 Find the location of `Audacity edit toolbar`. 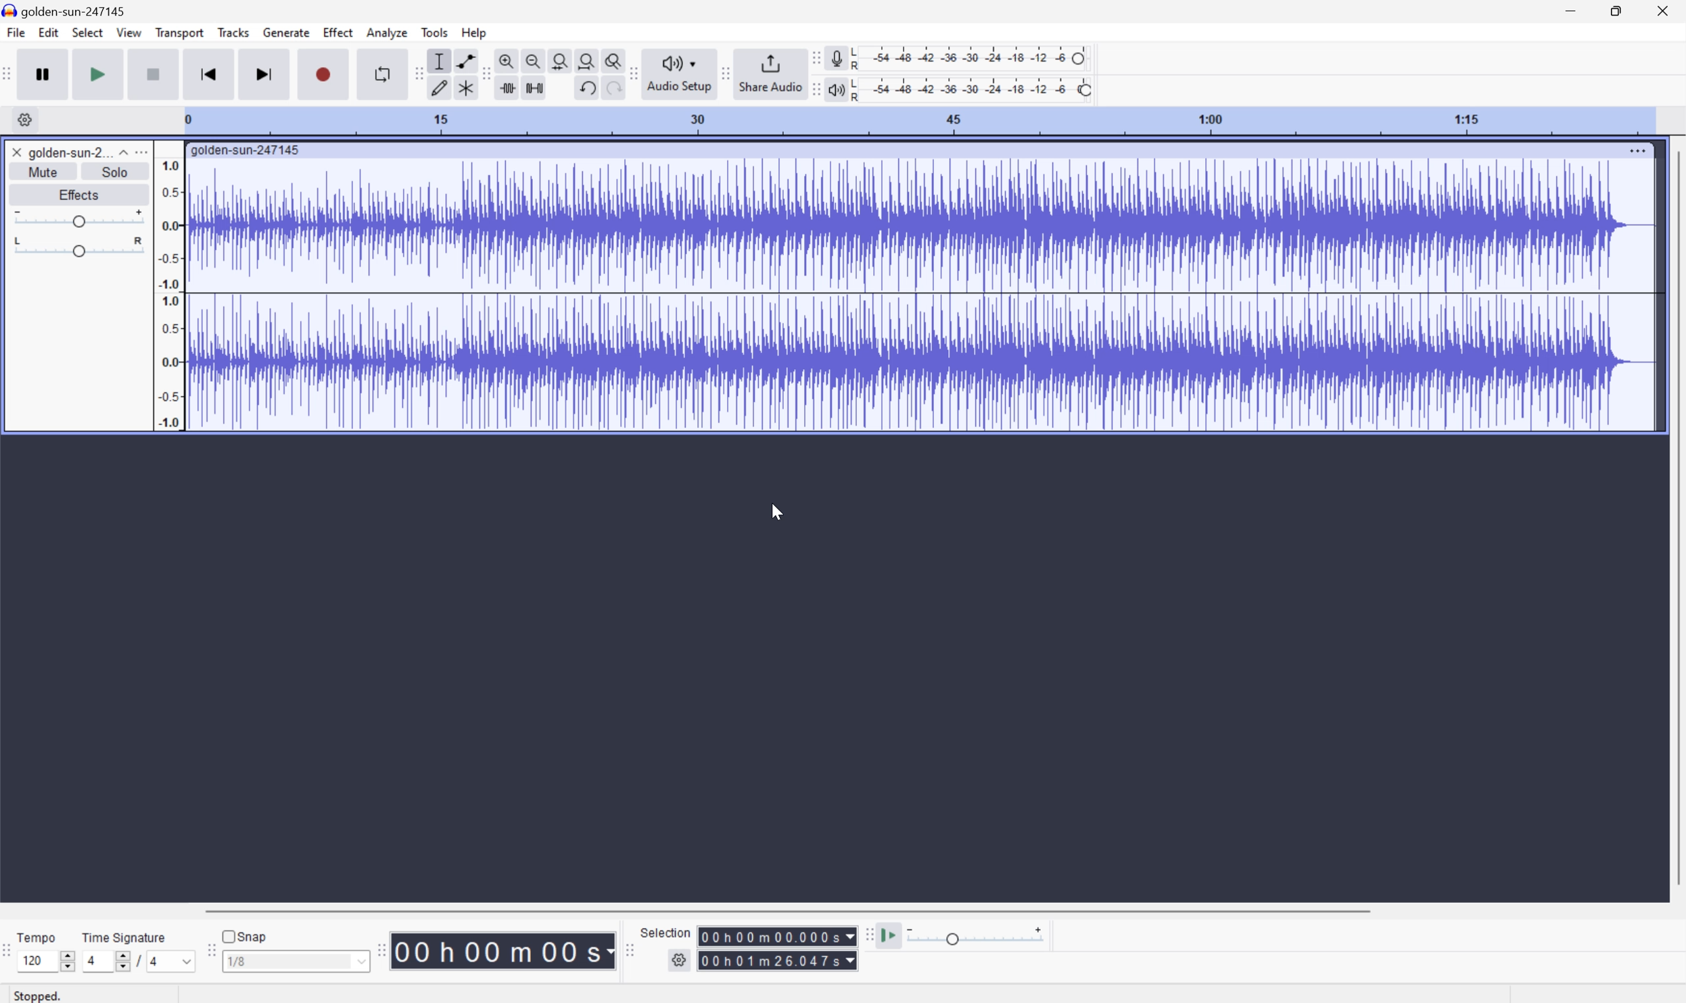

Audacity edit toolbar is located at coordinates (486, 75).